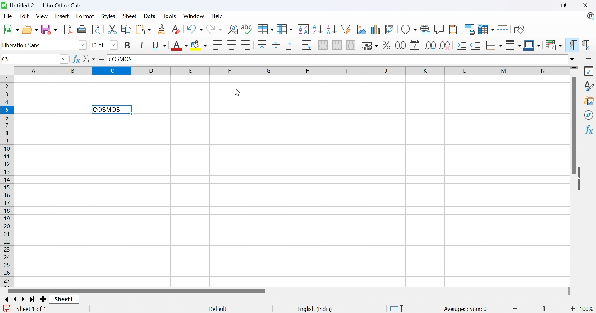  I want to click on Headers and footers, so click(454, 29).